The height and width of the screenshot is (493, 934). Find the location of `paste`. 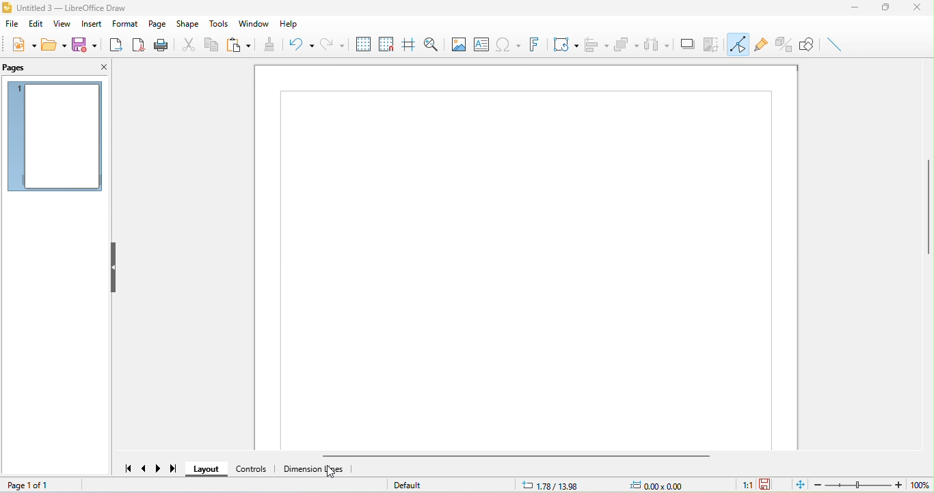

paste is located at coordinates (238, 46).